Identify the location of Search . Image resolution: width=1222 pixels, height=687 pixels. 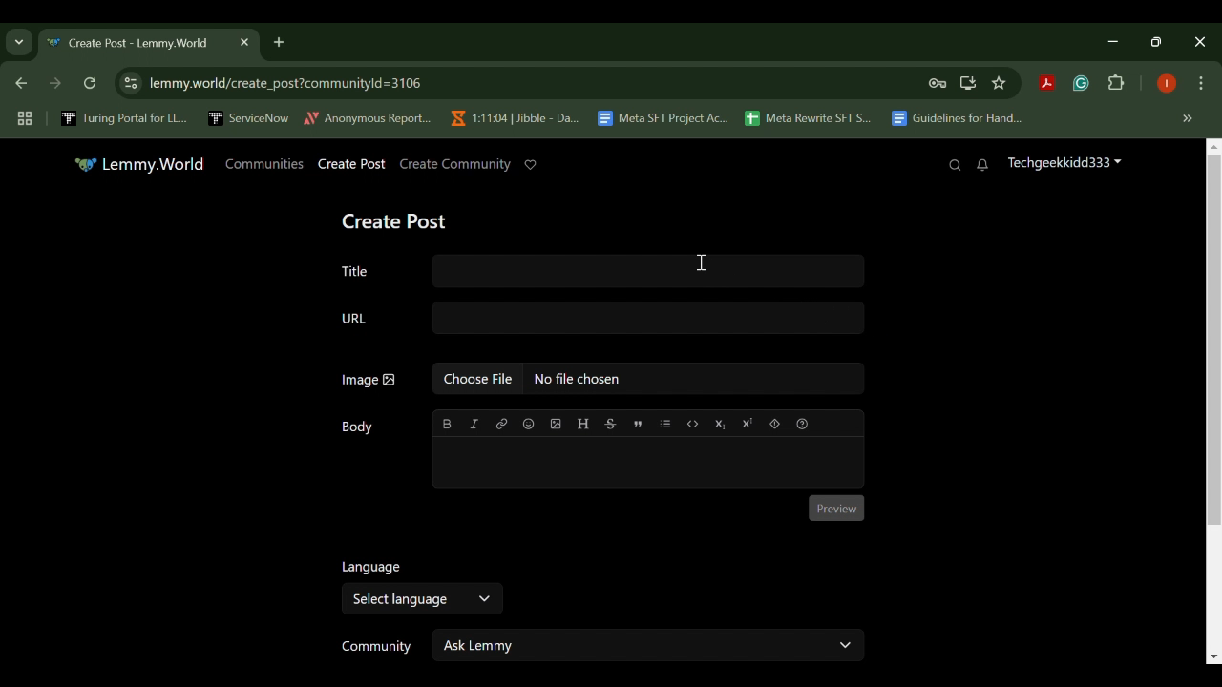
(955, 165).